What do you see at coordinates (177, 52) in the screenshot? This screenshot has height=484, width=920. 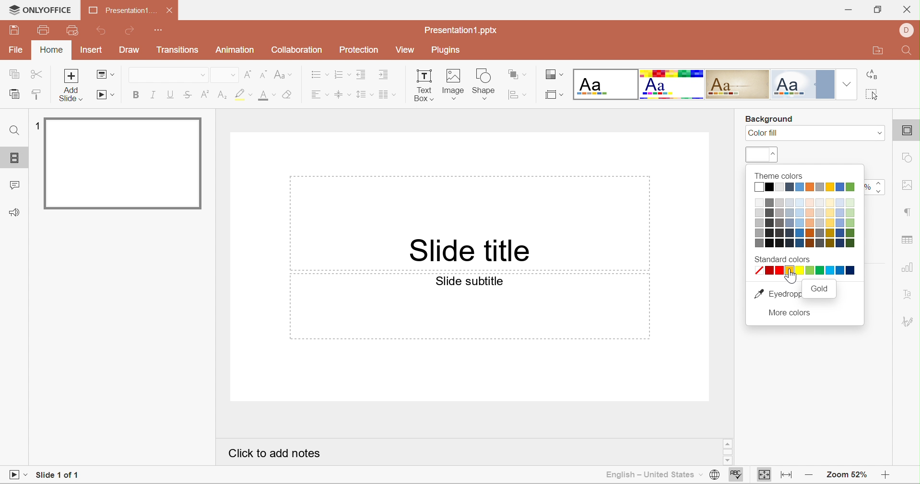 I see `Transitions` at bounding box center [177, 52].